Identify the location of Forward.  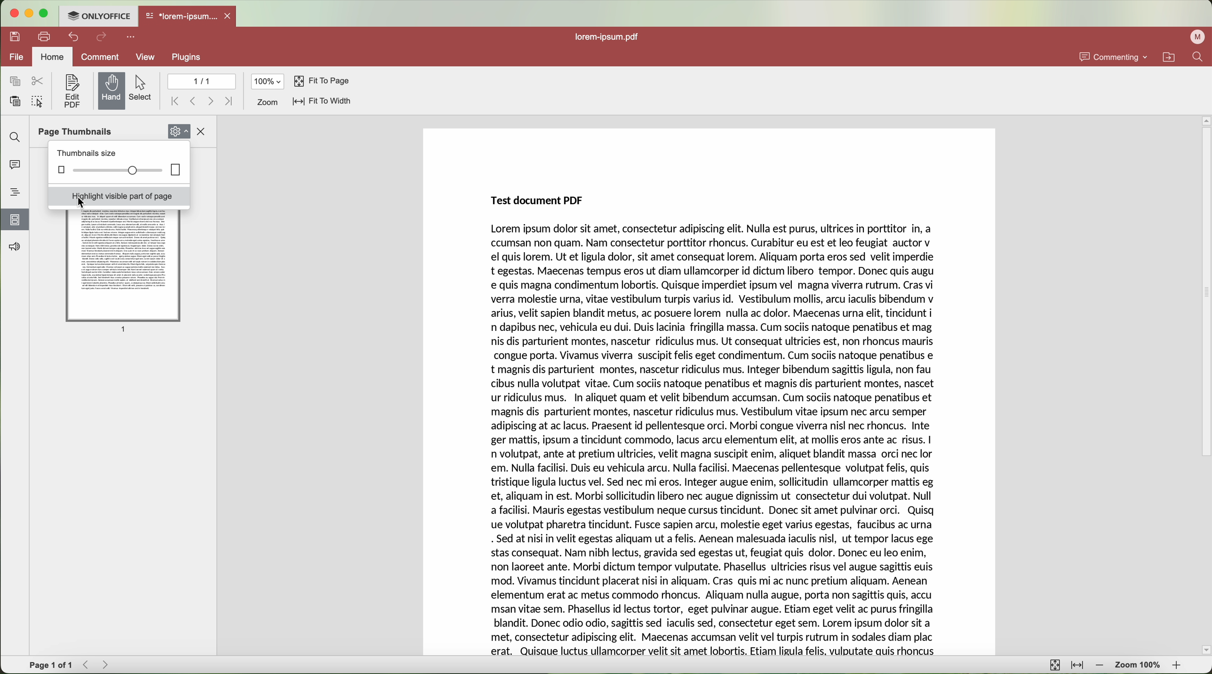
(106, 665).